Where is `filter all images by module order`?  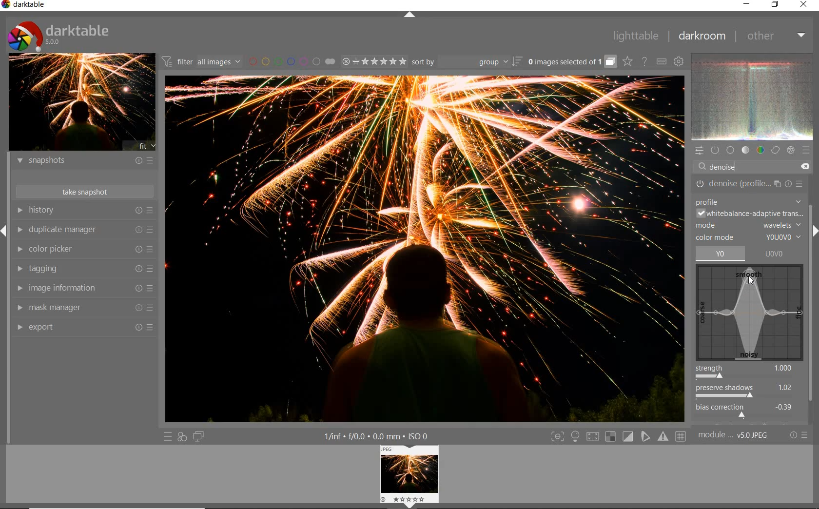
filter all images by module order is located at coordinates (201, 60).